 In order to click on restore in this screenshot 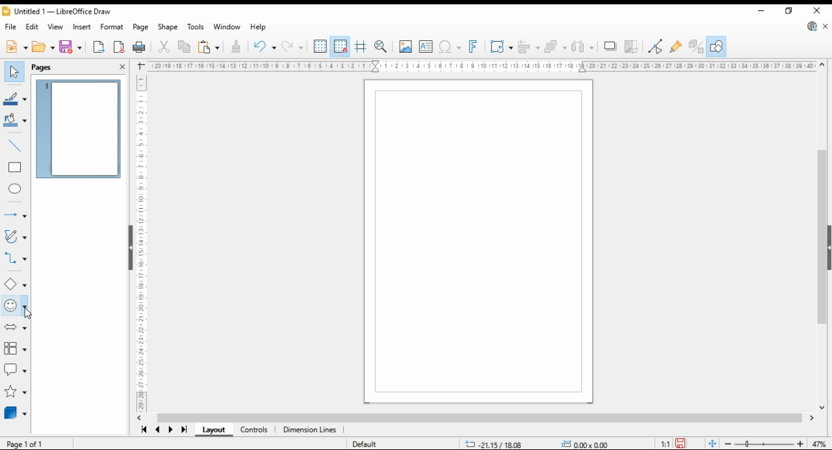, I will do `click(788, 11)`.